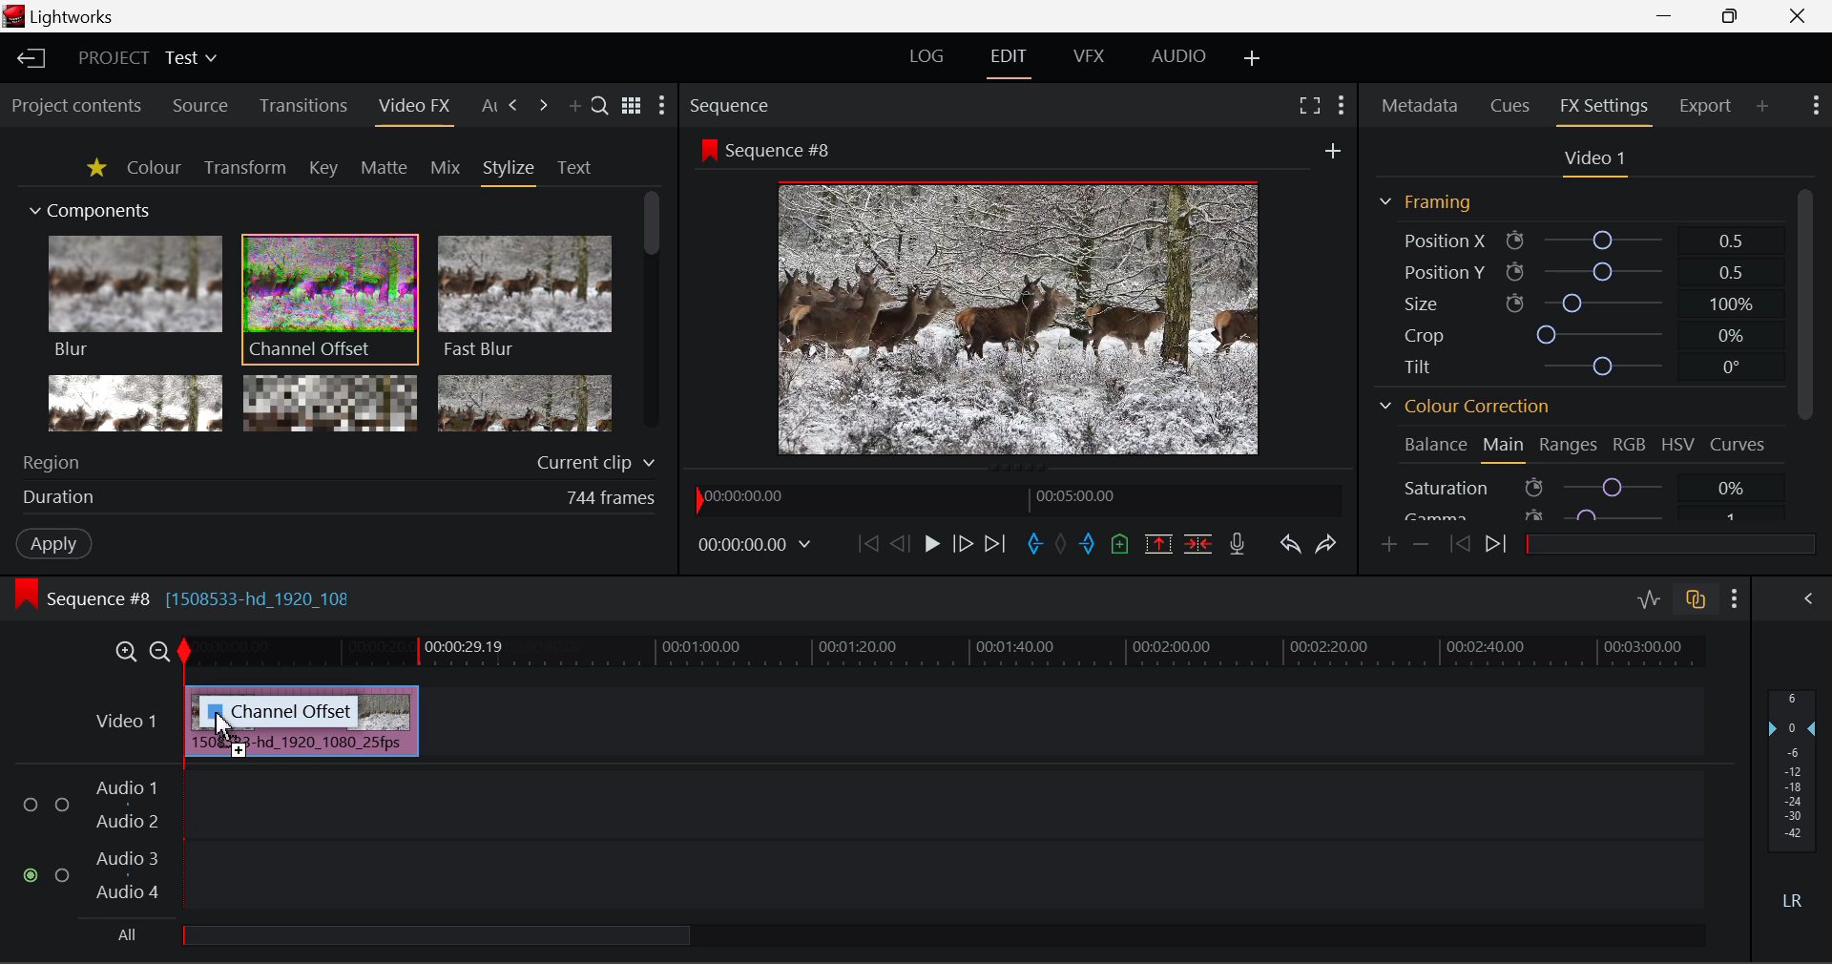  I want to click on Go Back, so click(898, 544).